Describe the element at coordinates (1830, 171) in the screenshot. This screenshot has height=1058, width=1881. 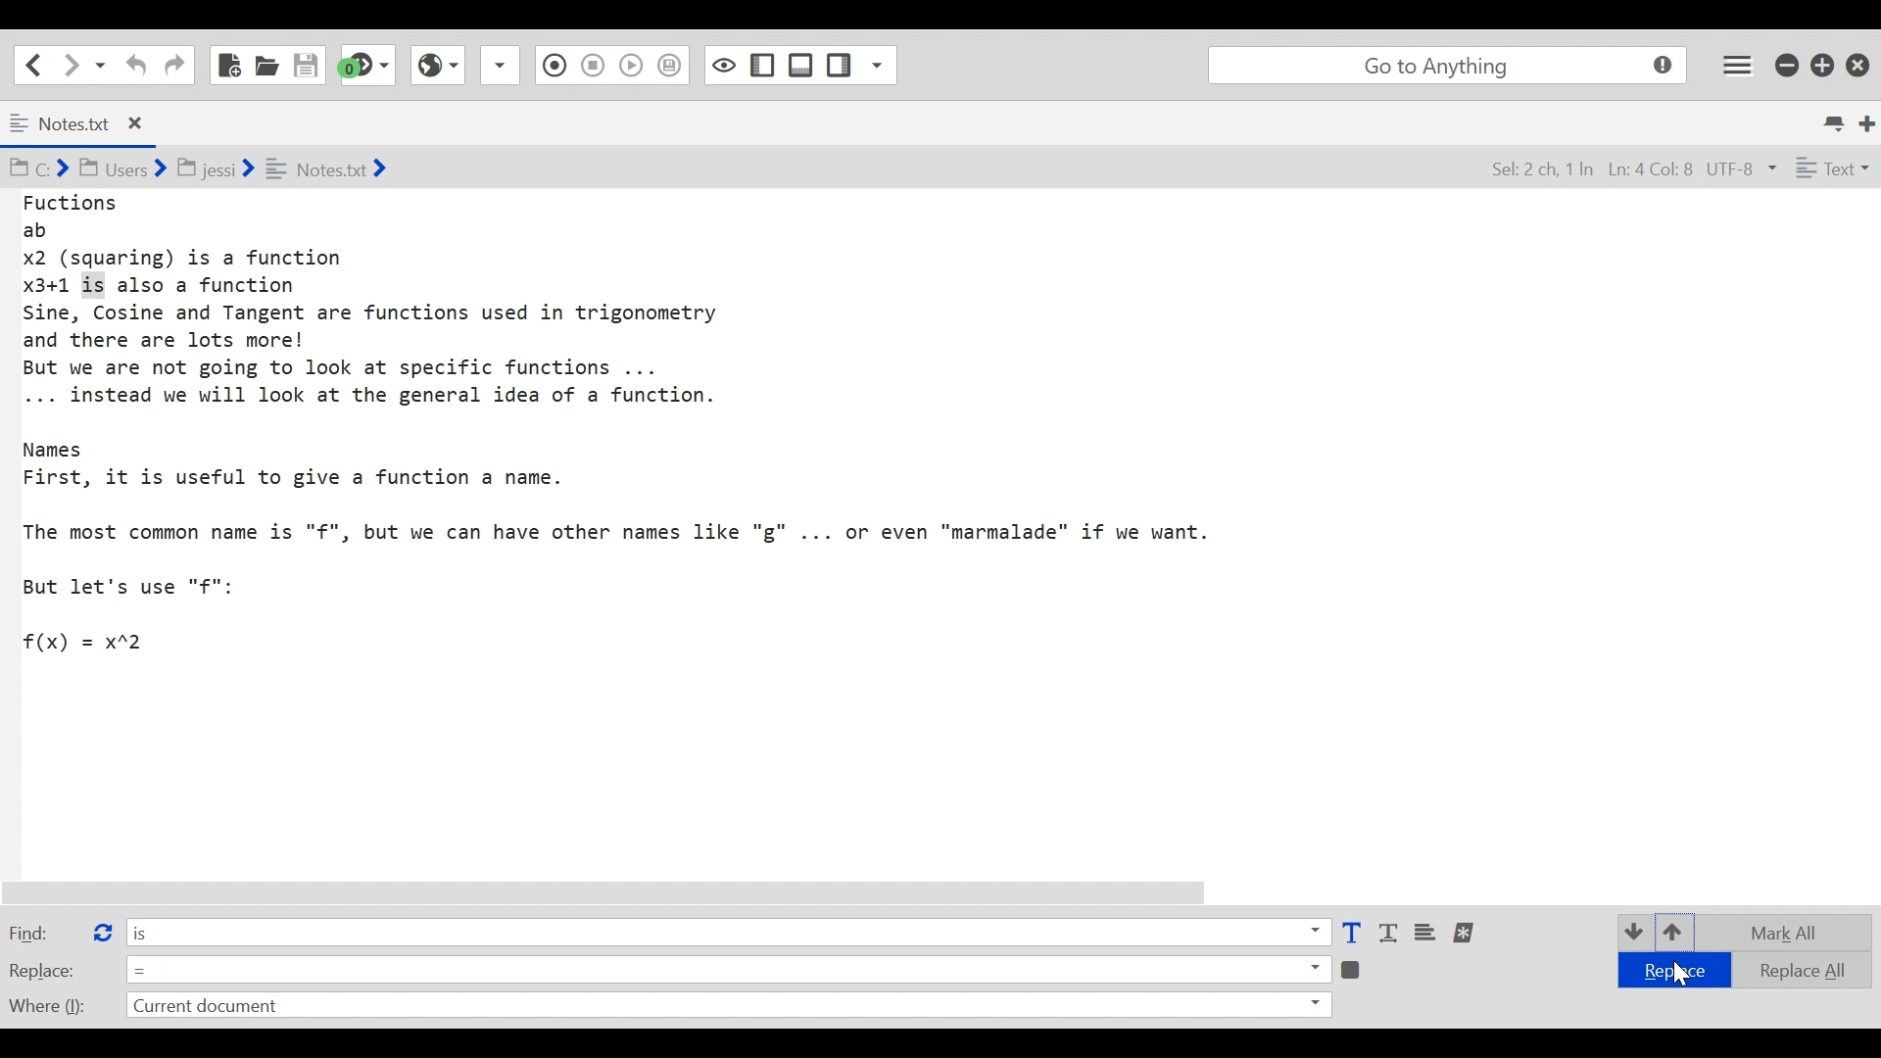
I see `File Type` at that location.